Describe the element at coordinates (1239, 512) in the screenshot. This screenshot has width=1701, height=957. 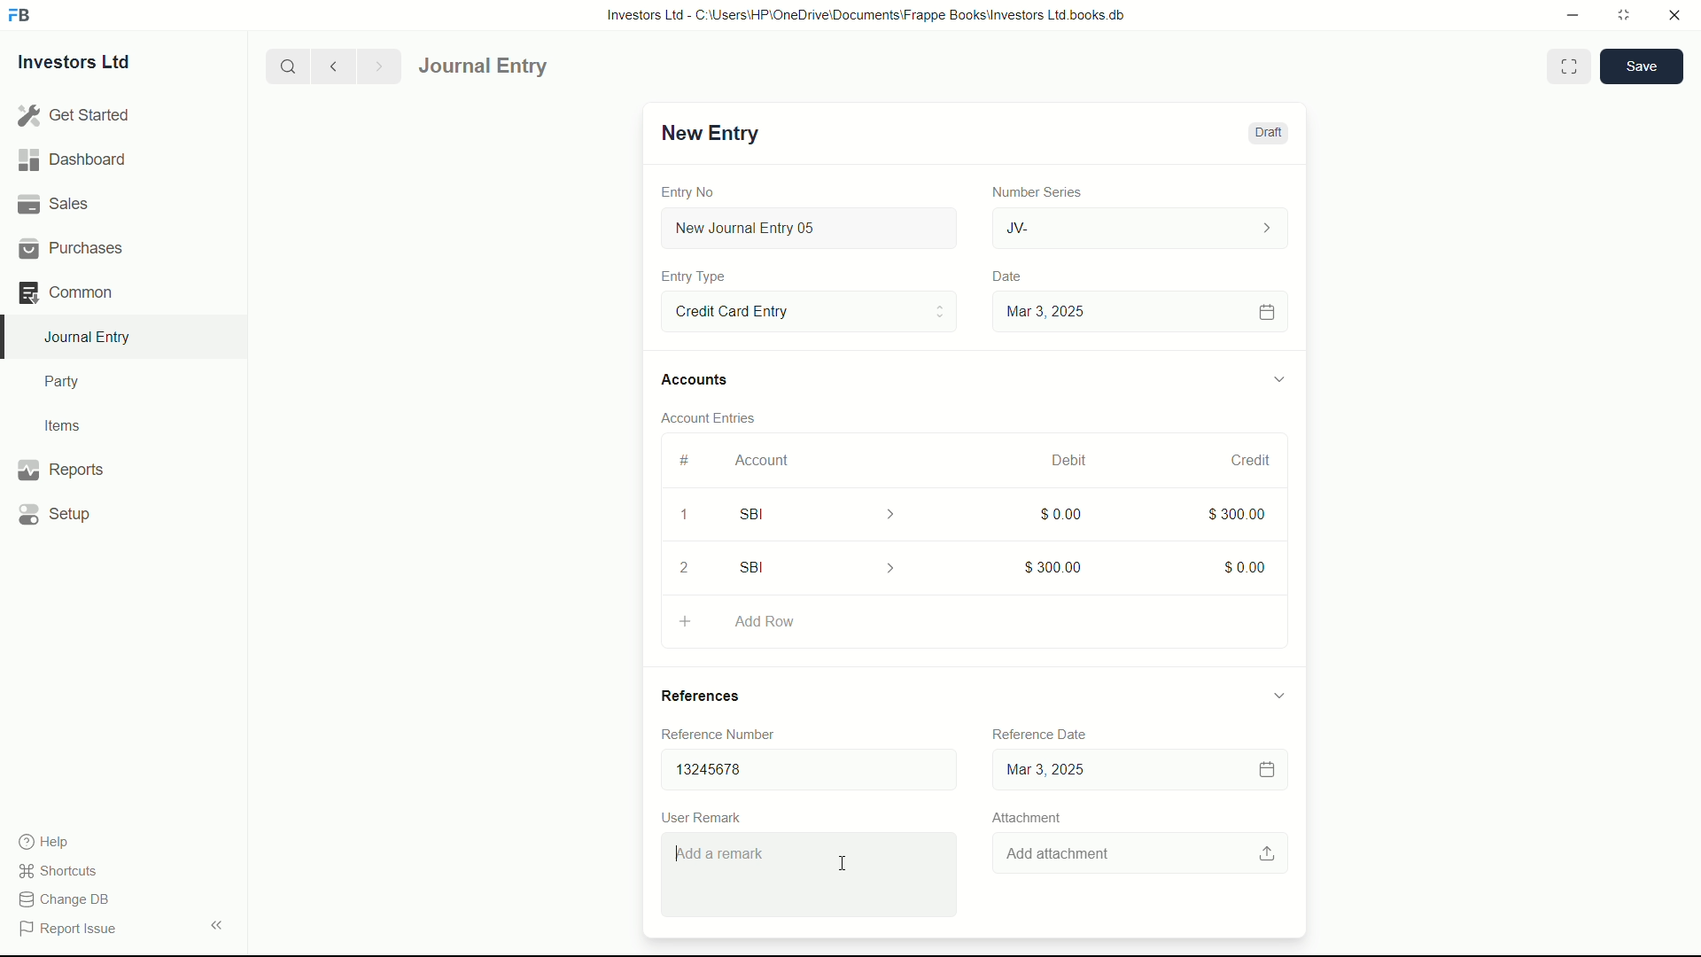
I see `$300.00` at that location.